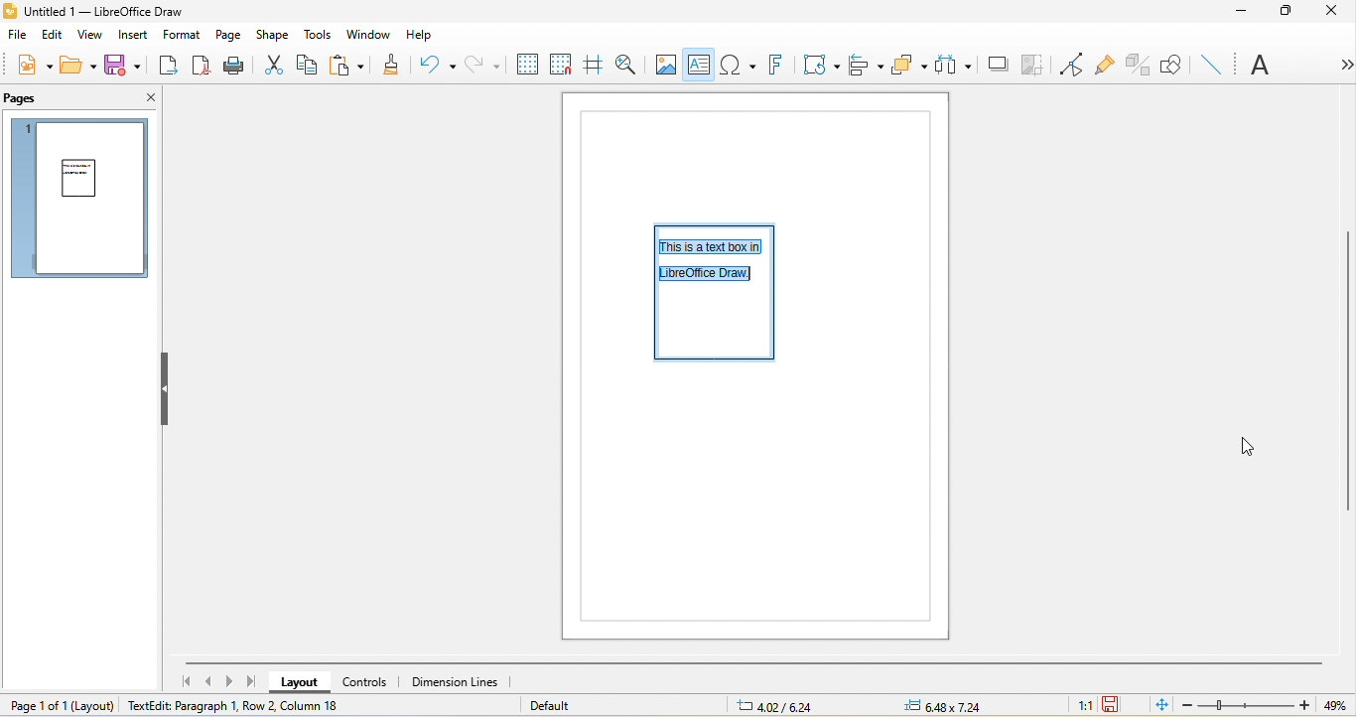  I want to click on zoom and pan, so click(624, 64).